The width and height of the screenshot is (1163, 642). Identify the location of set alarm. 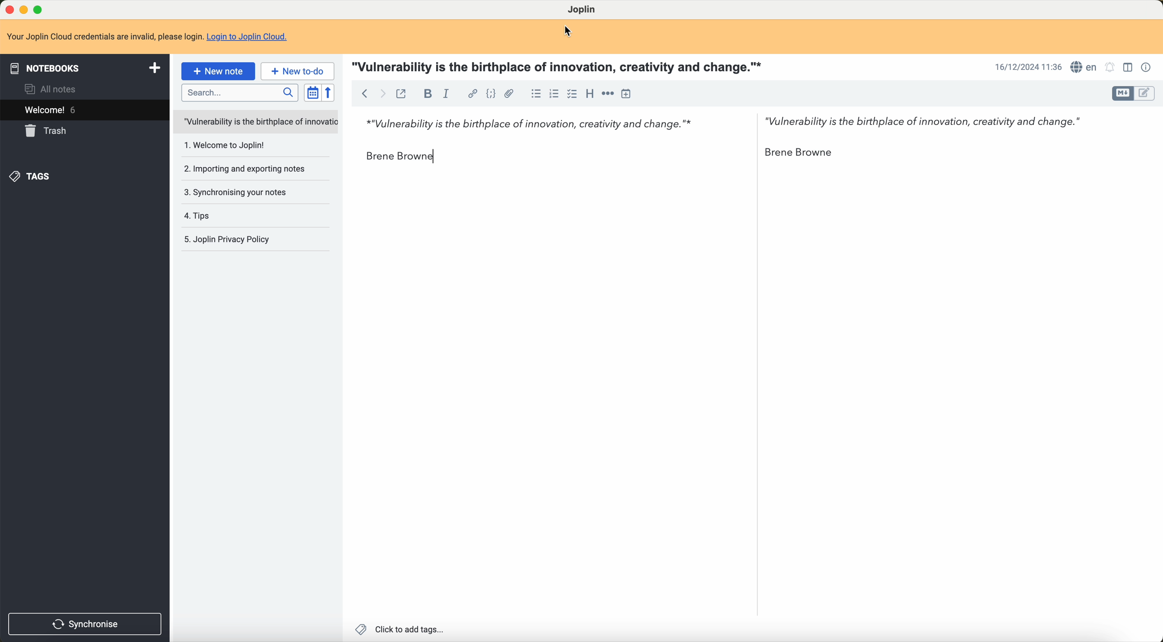
(1112, 68).